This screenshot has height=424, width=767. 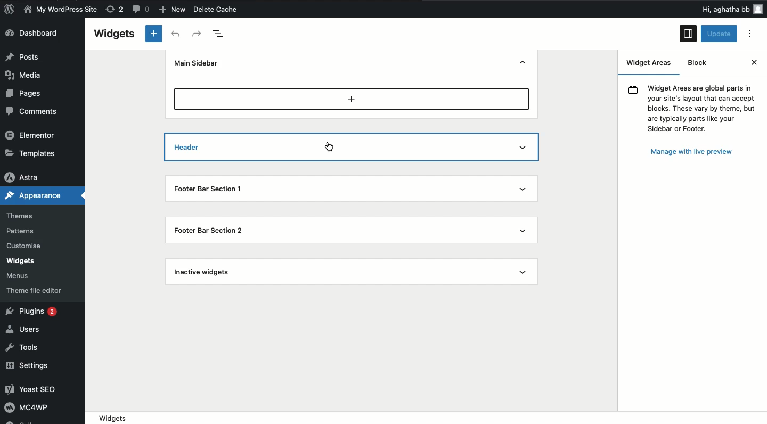 I want to click on , so click(x=142, y=11).